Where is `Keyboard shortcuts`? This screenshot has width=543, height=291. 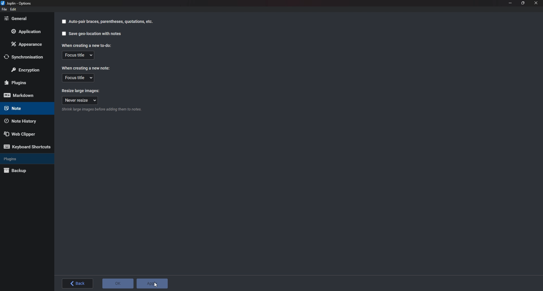
Keyboard shortcuts is located at coordinates (27, 147).